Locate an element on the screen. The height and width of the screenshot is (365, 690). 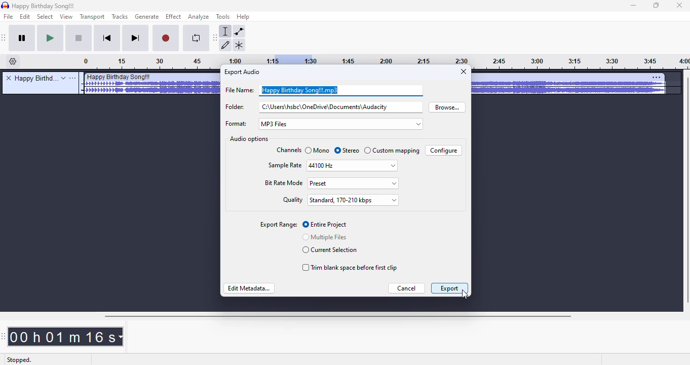
configure is located at coordinates (443, 151).